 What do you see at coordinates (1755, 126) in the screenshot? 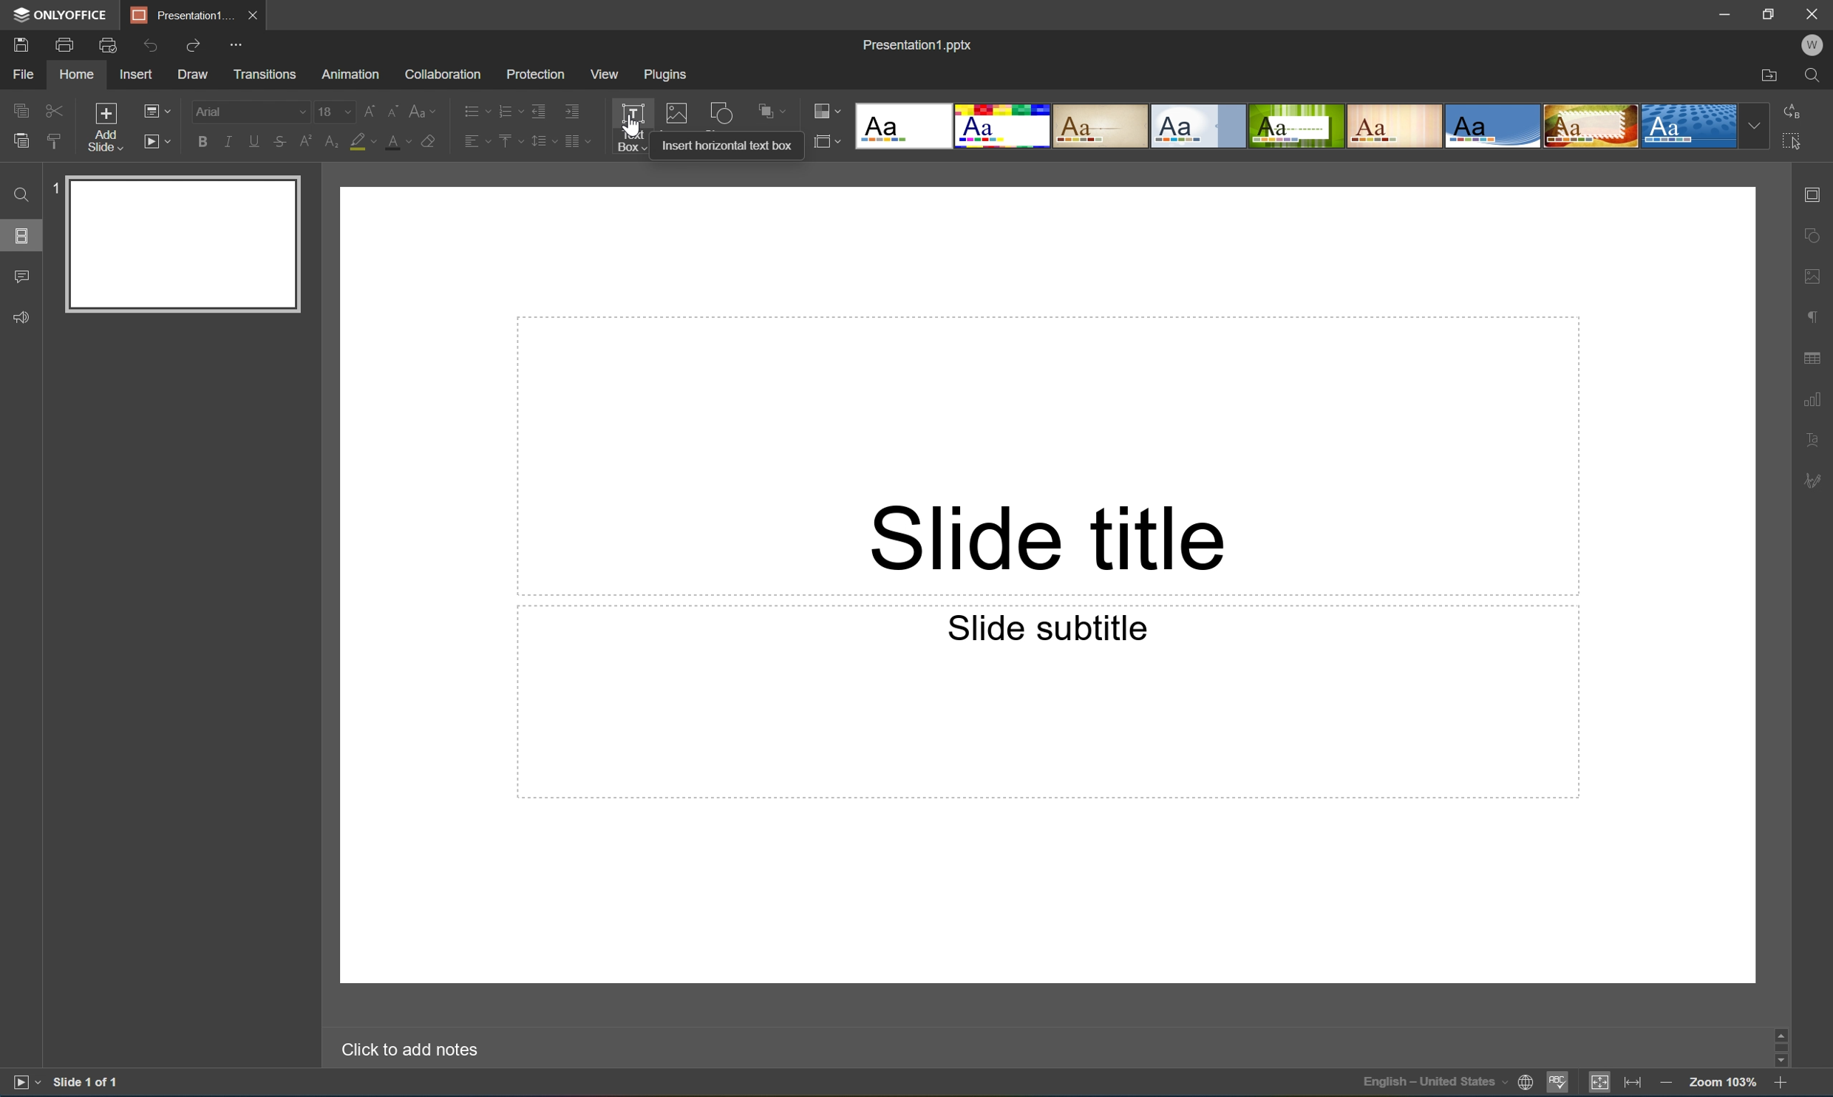
I see `Drop Down` at bounding box center [1755, 126].